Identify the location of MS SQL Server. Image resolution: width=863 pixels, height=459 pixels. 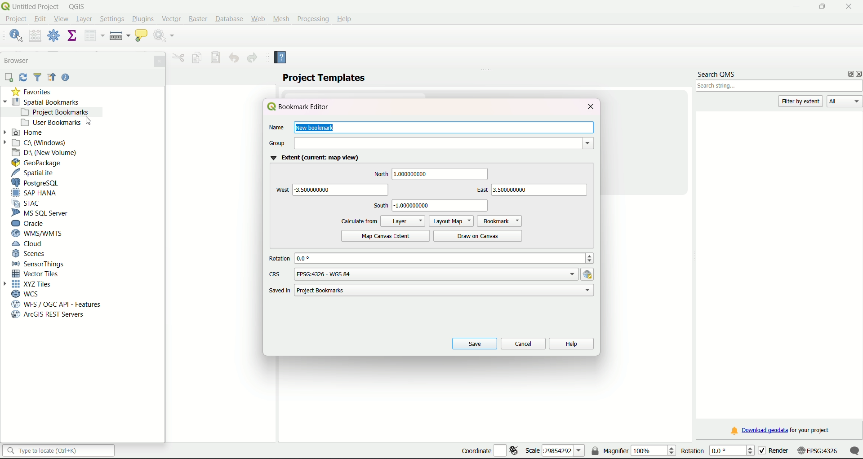
(41, 213).